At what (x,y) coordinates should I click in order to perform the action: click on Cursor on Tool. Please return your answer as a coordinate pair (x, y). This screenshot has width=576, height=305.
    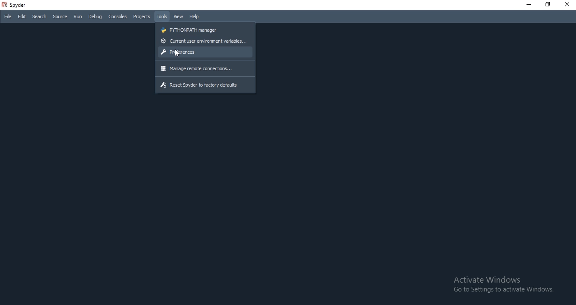
    Looking at the image, I should click on (176, 54).